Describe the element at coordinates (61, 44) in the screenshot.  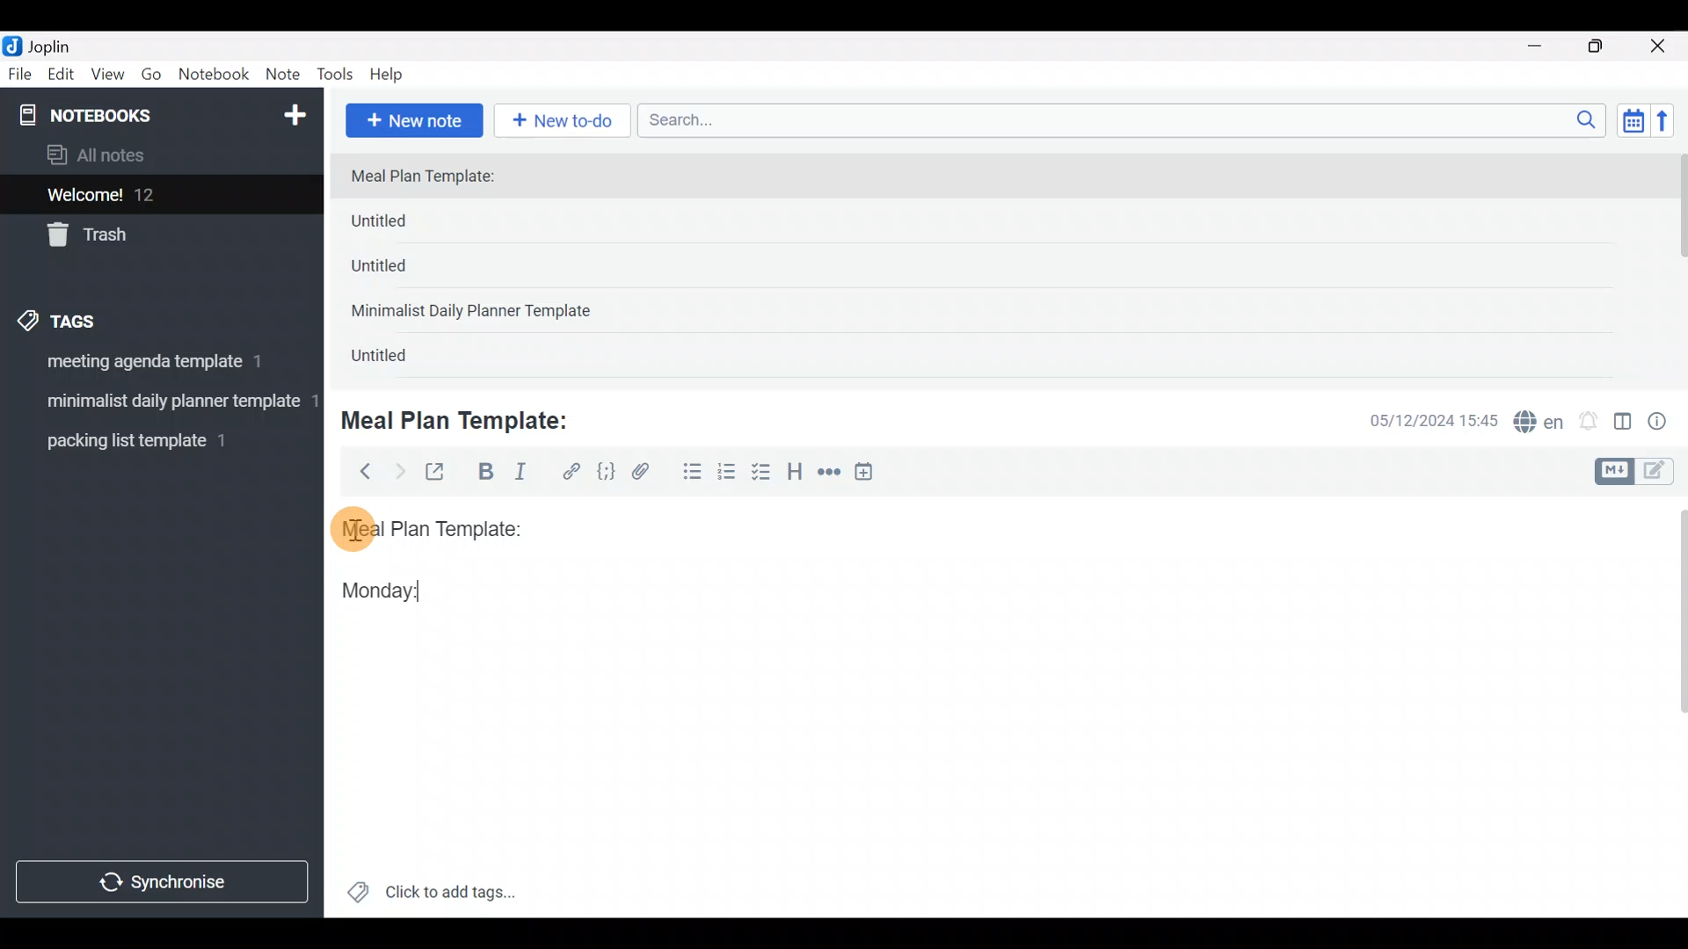
I see `Joplin` at that location.